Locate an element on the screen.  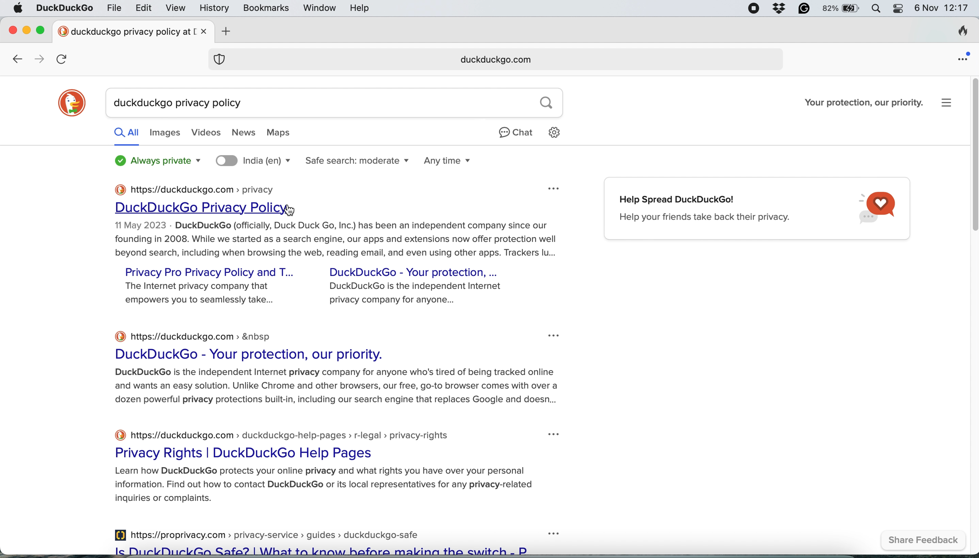
vertical scroll bar is located at coordinates (971, 158).